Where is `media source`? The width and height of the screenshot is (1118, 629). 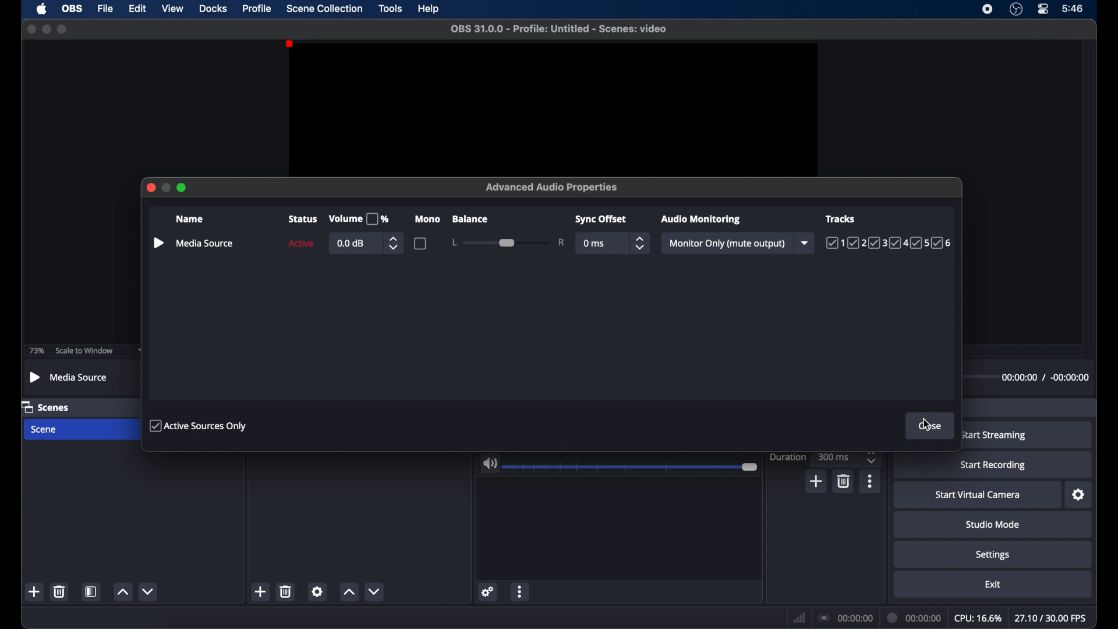
media source is located at coordinates (206, 243).